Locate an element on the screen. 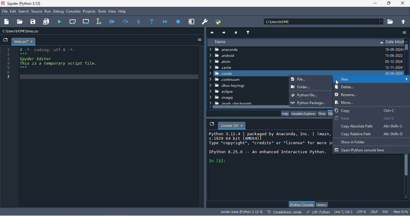 This screenshot has width=410, height=216. browse is located at coordinates (391, 22).